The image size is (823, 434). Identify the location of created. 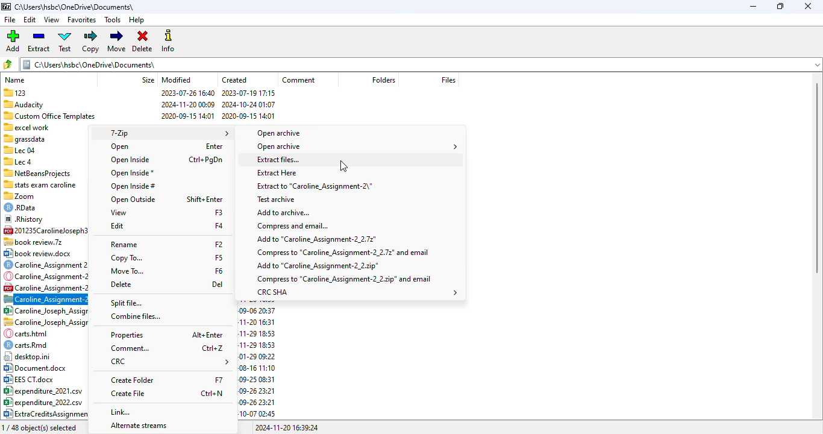
(235, 80).